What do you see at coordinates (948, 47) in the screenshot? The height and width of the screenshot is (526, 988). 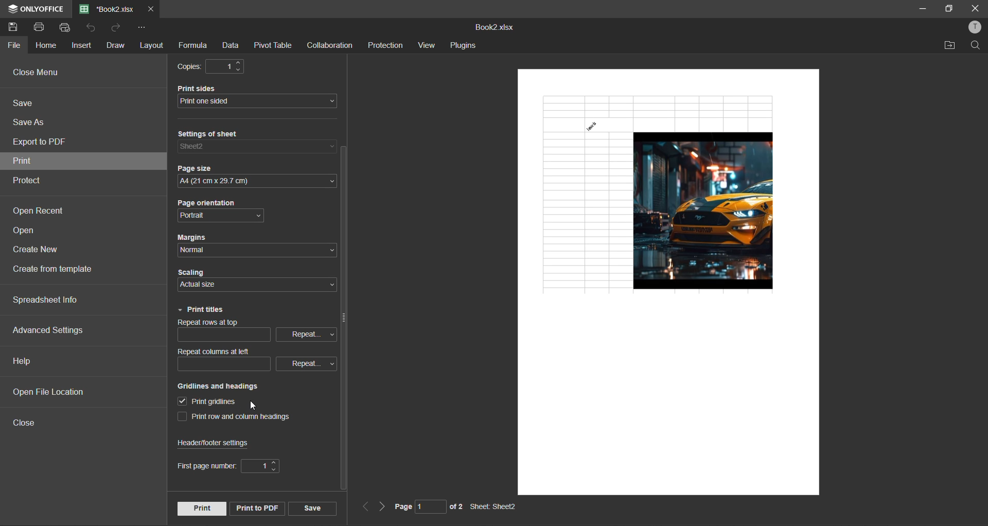 I see `open location` at bounding box center [948, 47].